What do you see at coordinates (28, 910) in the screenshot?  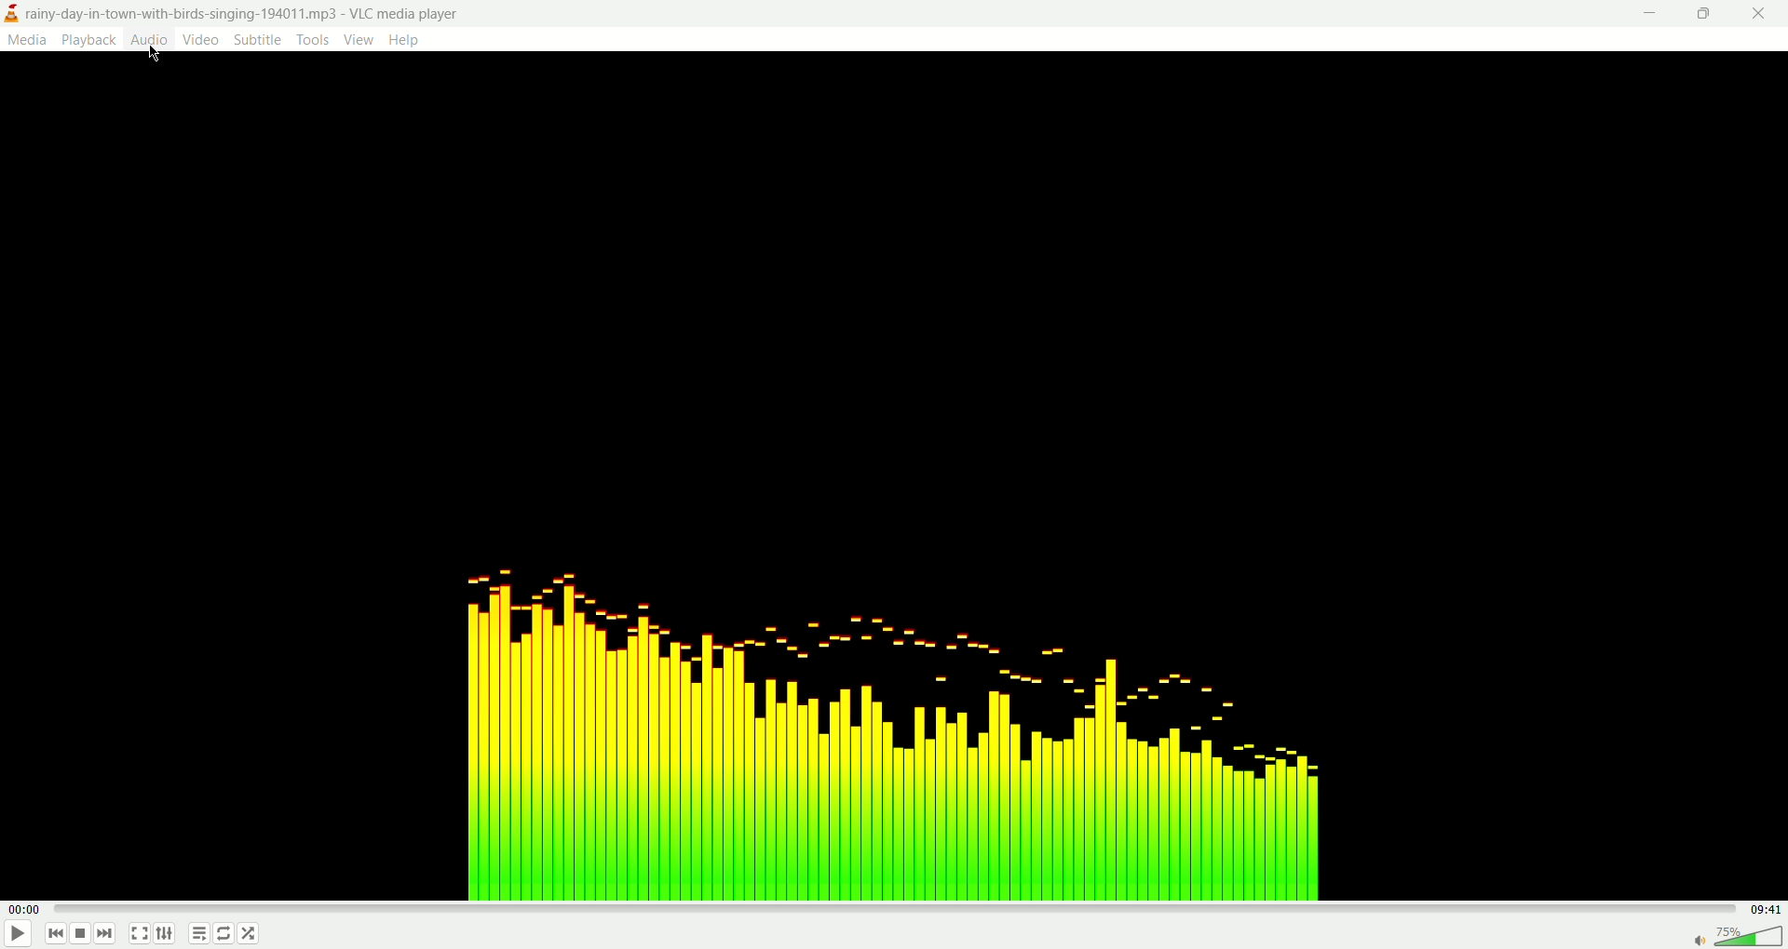 I see `played time` at bounding box center [28, 910].